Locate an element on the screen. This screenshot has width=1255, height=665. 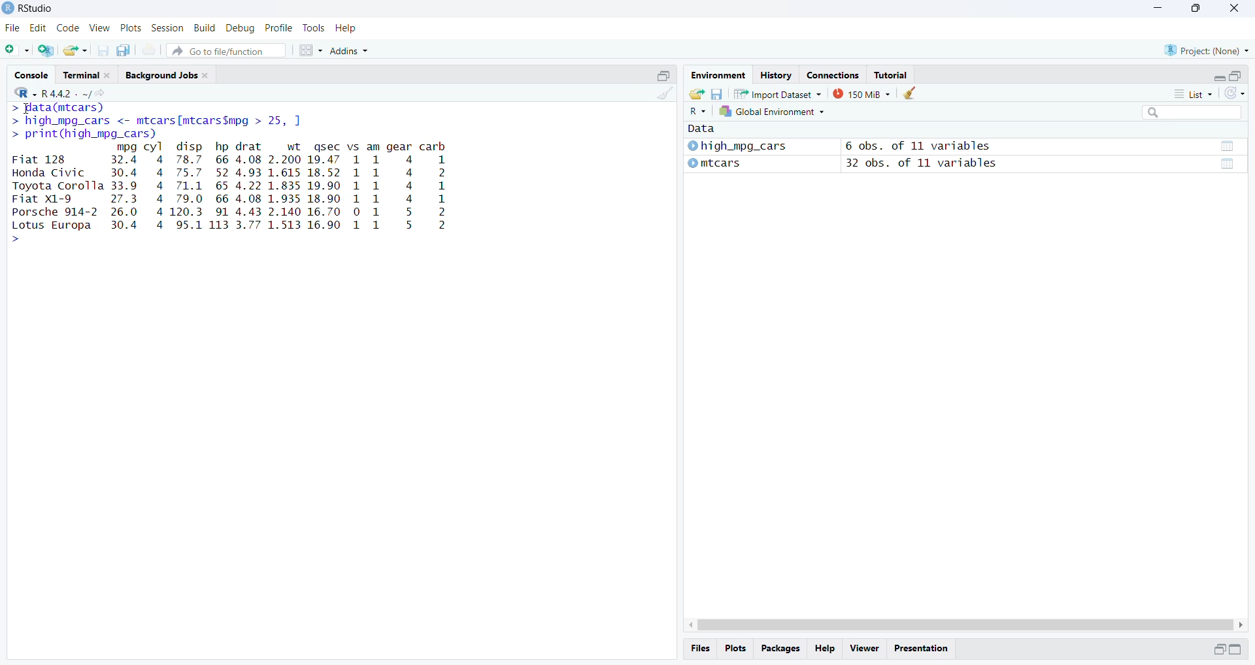
View is located at coordinates (100, 27).